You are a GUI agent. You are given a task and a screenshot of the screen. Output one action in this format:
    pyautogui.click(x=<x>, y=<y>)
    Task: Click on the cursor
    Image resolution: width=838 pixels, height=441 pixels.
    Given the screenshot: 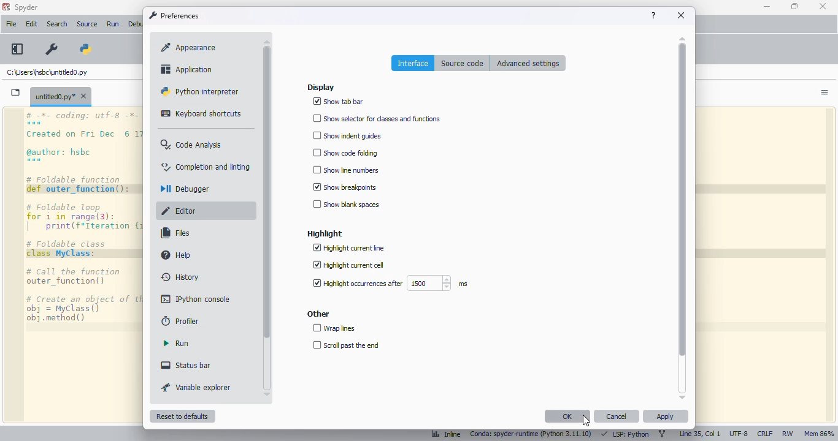 What is the action you would take?
    pyautogui.click(x=586, y=421)
    